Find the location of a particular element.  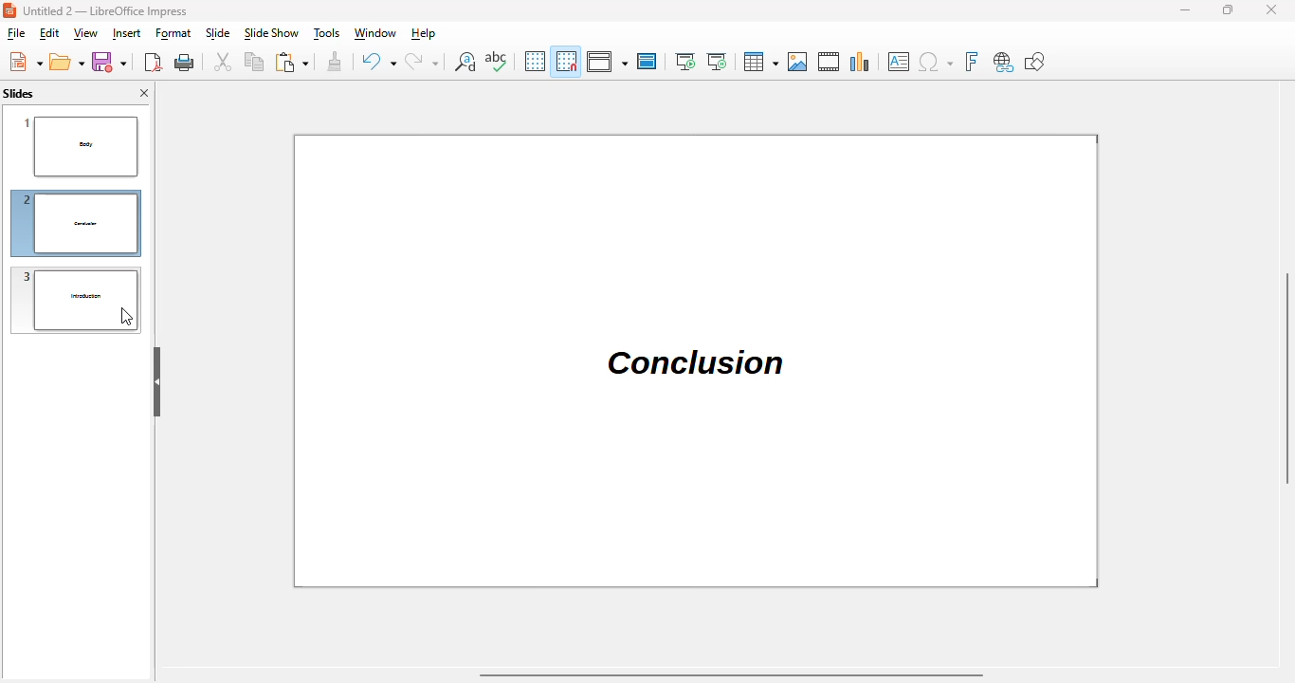

insert audio or video is located at coordinates (830, 62).